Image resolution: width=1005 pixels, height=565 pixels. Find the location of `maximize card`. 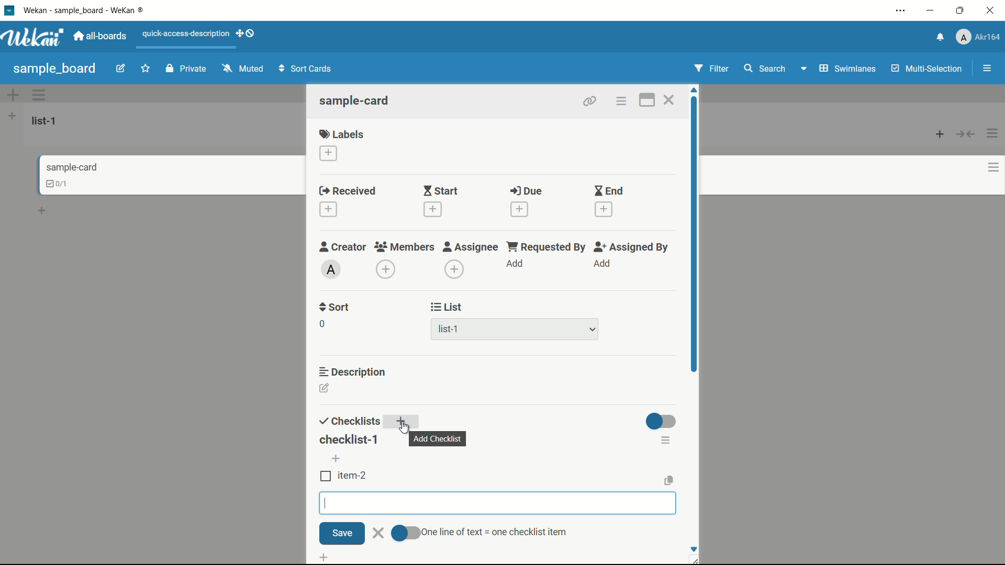

maximize card is located at coordinates (646, 101).